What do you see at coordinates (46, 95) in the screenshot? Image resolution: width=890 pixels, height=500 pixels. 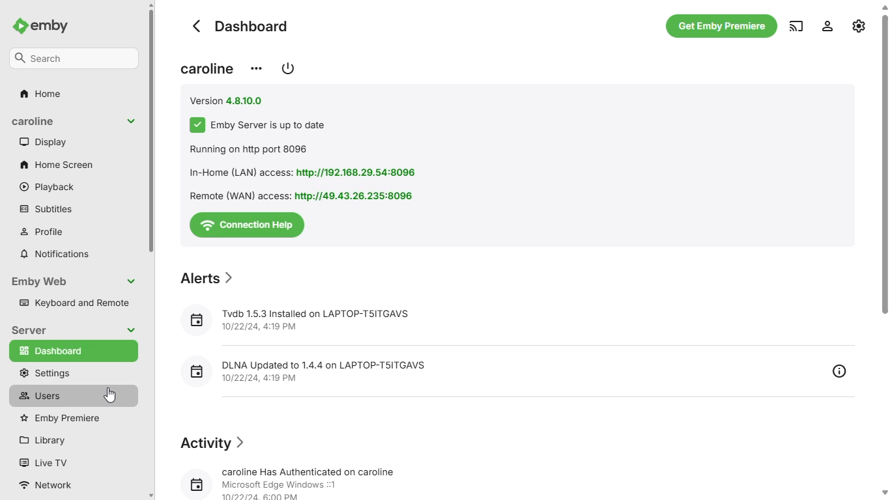 I see `home` at bounding box center [46, 95].